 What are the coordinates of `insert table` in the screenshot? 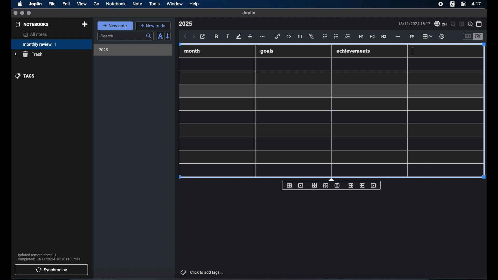 It's located at (289, 185).